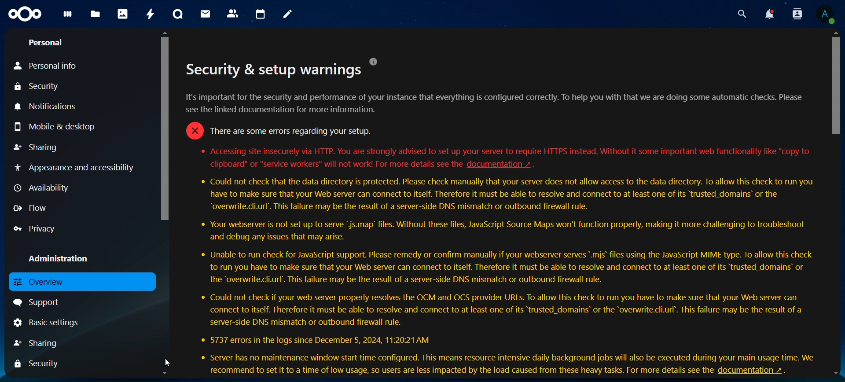  What do you see at coordinates (333, 164) in the screenshot?
I see `text` at bounding box center [333, 164].